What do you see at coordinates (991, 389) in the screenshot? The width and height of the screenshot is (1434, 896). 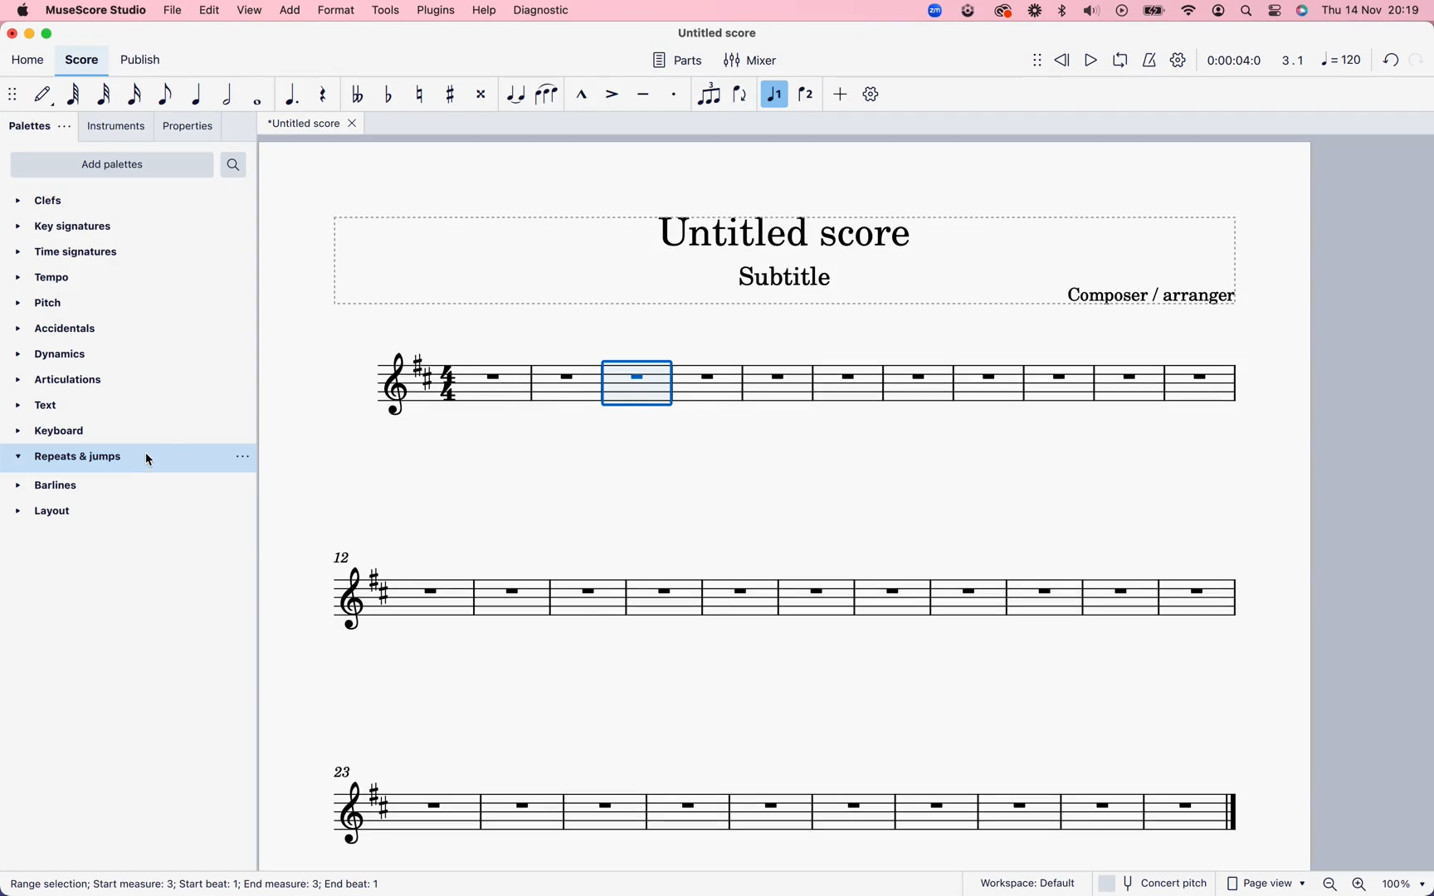 I see `score` at bounding box center [991, 389].